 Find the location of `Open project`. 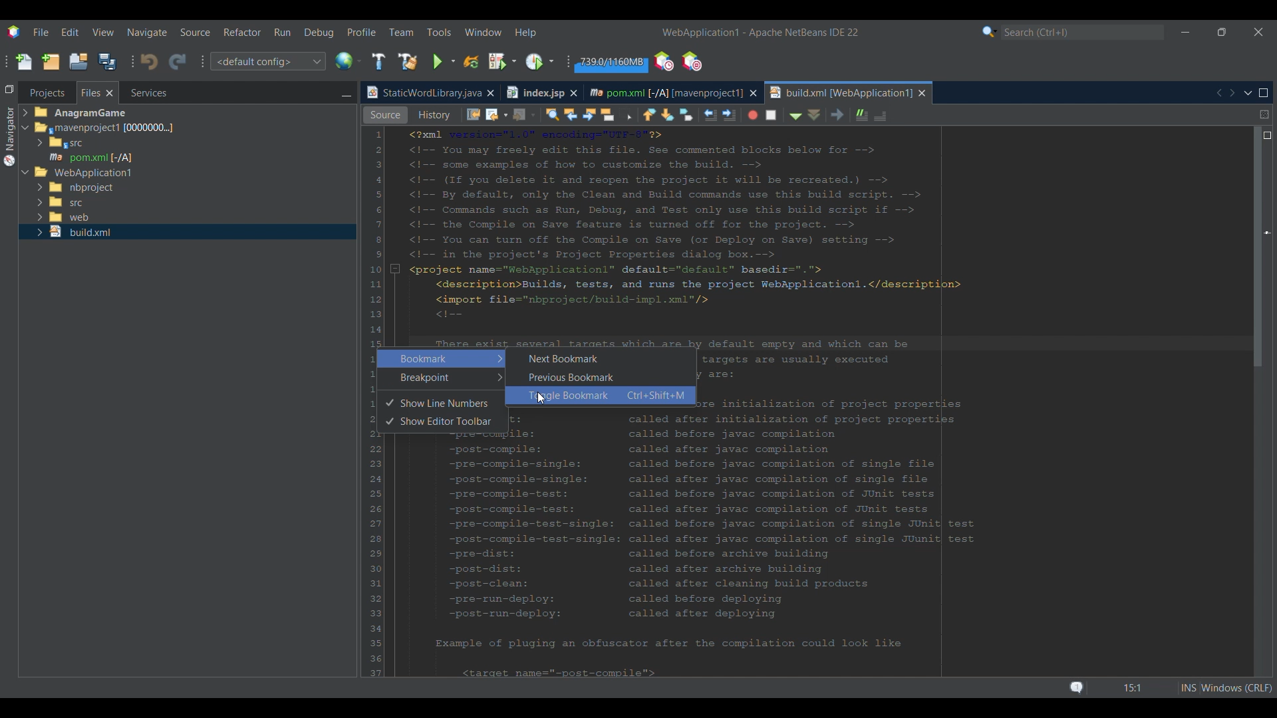

Open project is located at coordinates (78, 61).